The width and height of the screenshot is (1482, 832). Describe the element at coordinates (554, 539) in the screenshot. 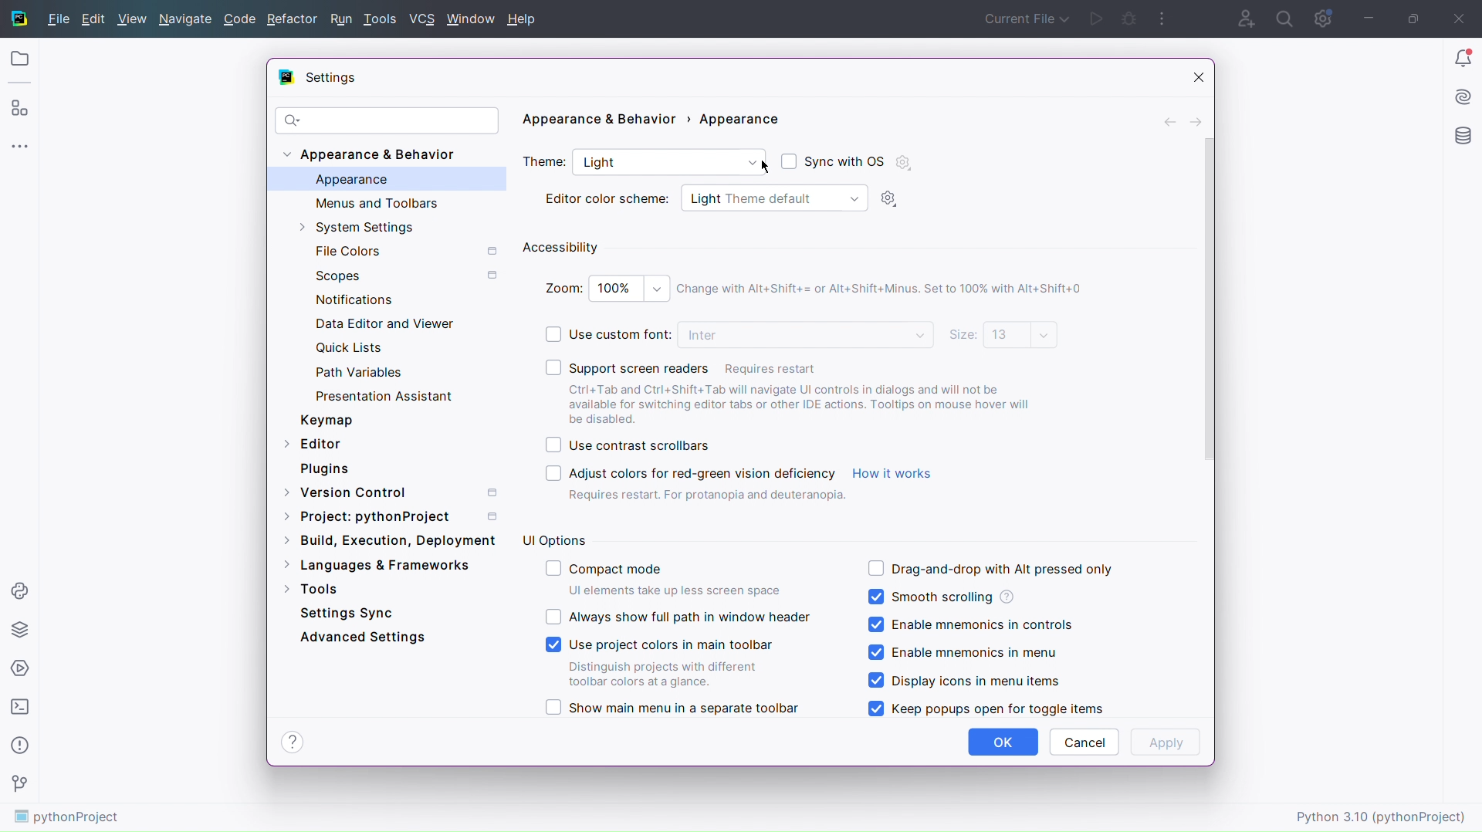

I see `UI Options` at that location.